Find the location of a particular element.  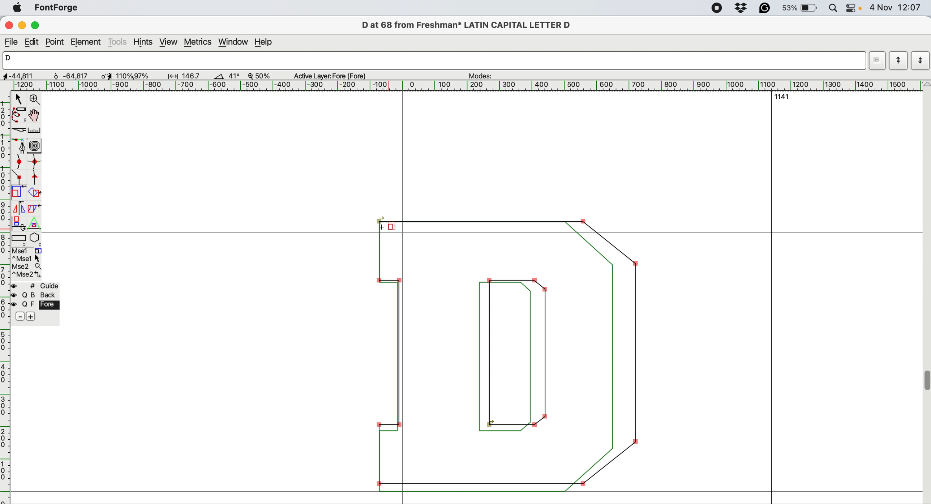

add a comer point is located at coordinates (19, 178).